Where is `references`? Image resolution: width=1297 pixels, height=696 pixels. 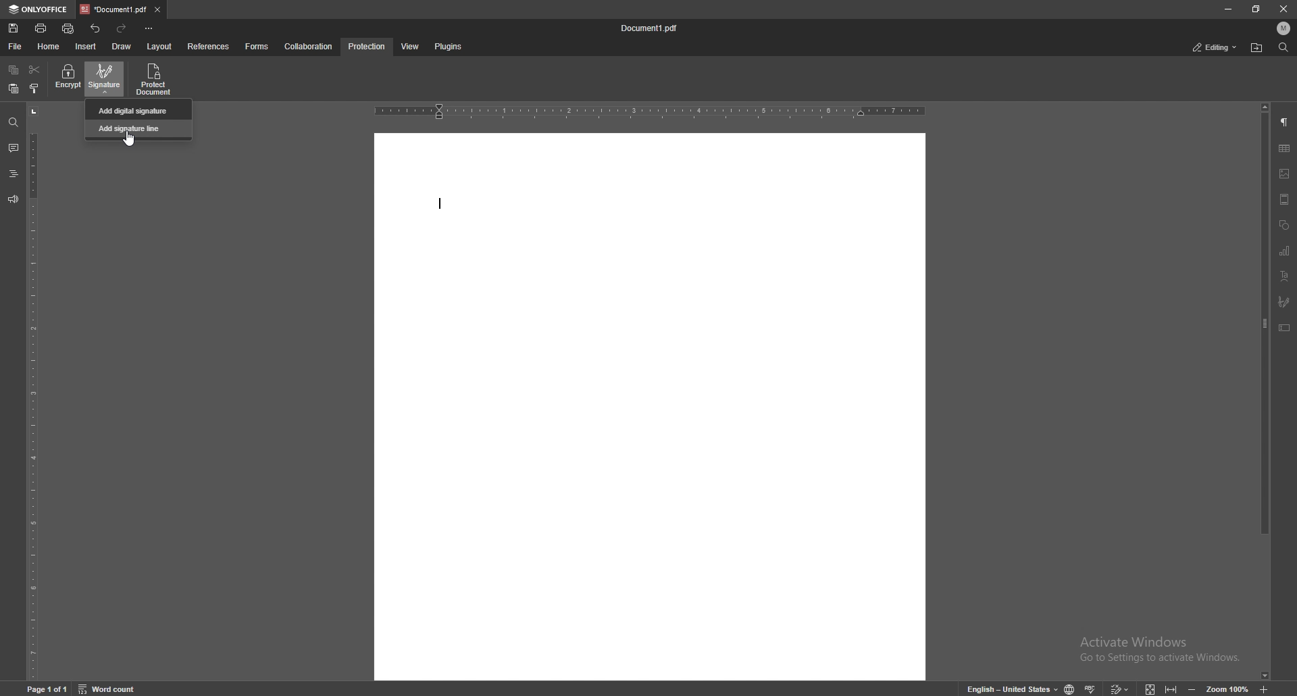
references is located at coordinates (210, 46).